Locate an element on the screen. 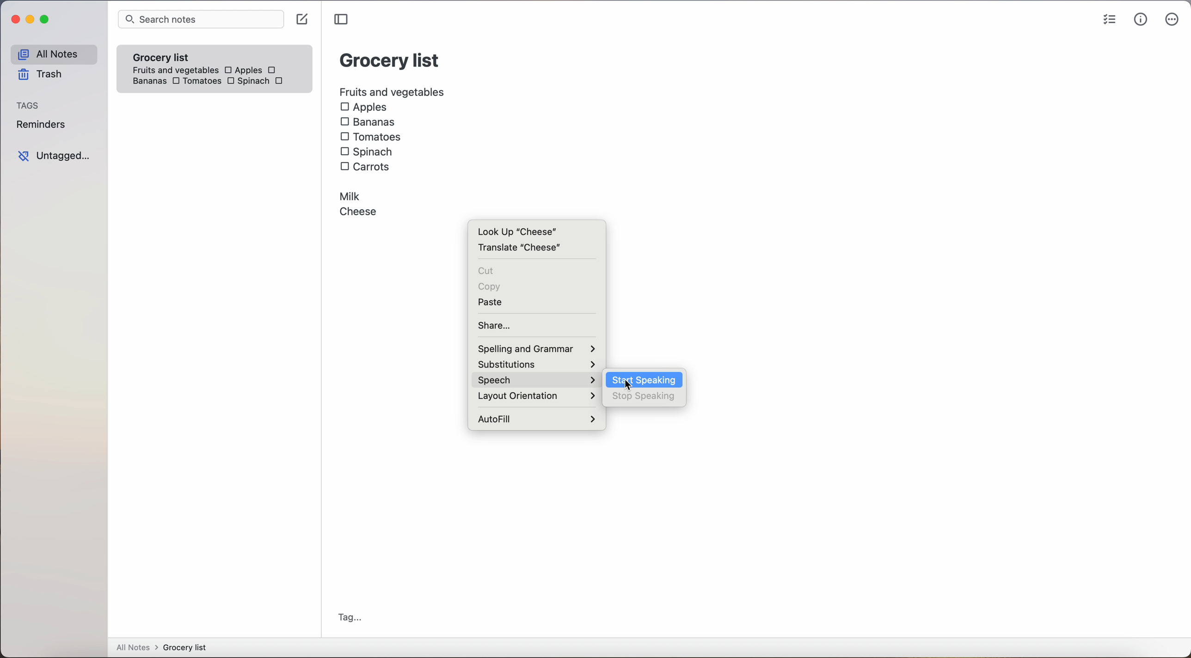 The width and height of the screenshot is (1191, 658). copy is located at coordinates (491, 286).